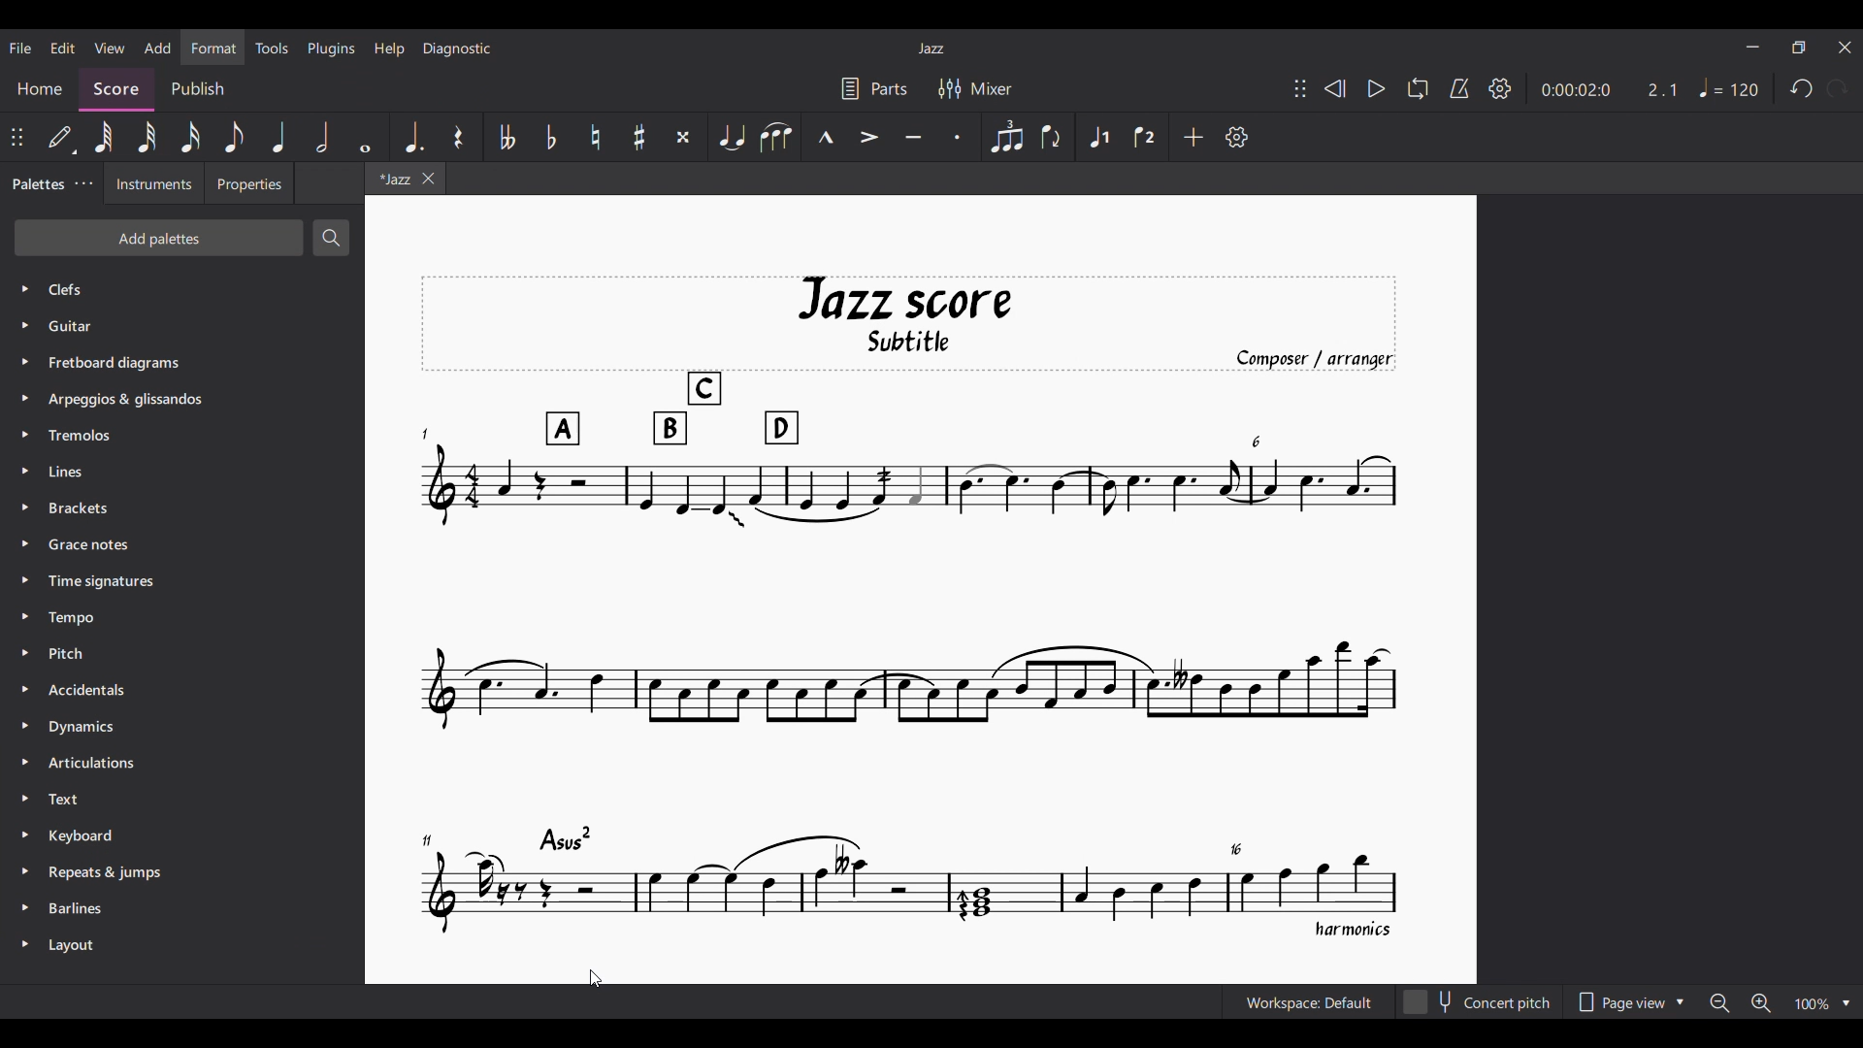 The image size is (1863, 1048). I want to click on Fretboard, so click(113, 364).